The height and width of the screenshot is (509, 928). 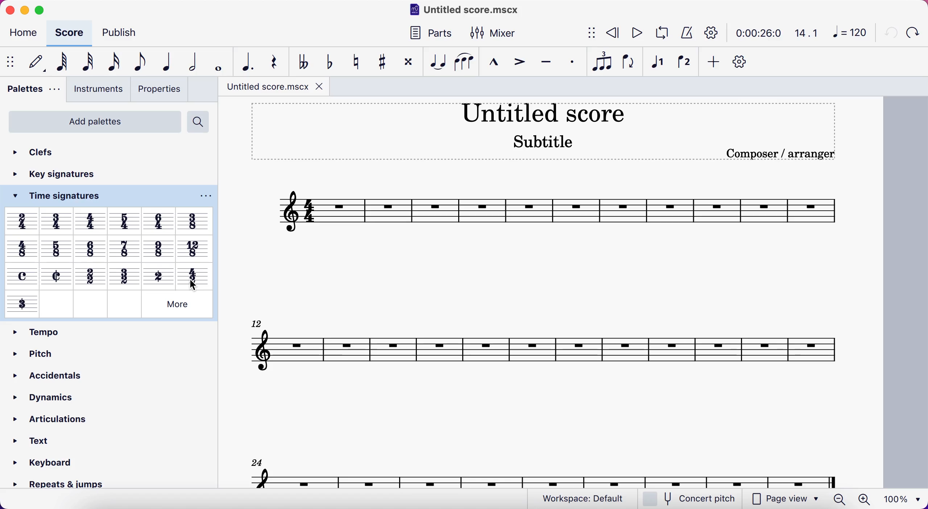 I want to click on accent, so click(x=517, y=61).